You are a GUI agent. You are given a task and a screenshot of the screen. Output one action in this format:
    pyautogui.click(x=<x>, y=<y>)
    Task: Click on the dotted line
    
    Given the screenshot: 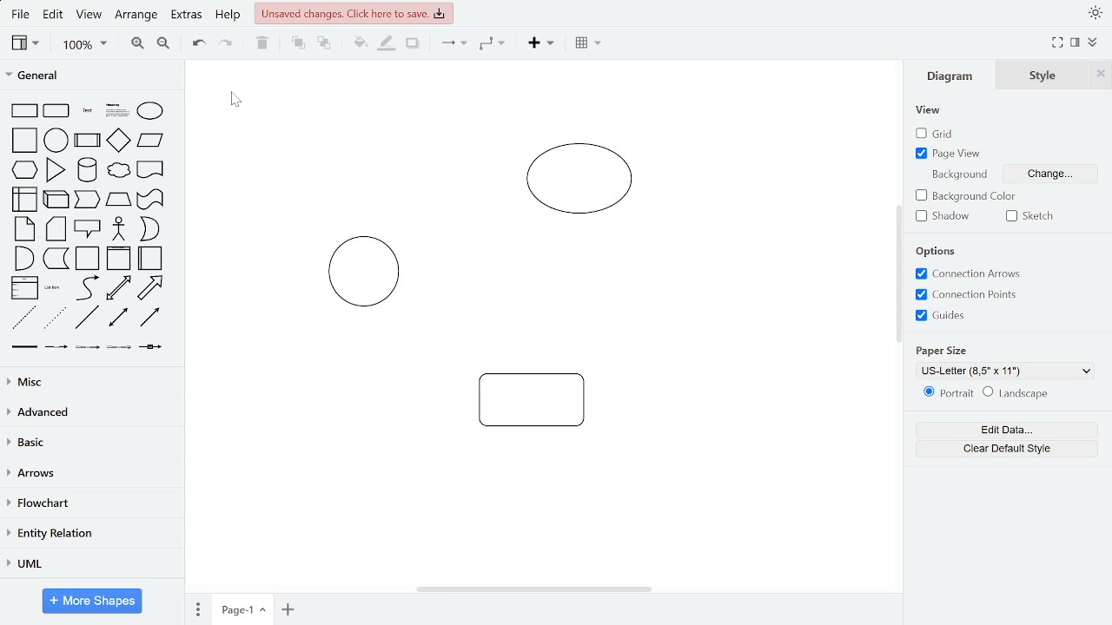 What is the action you would take?
    pyautogui.click(x=56, y=319)
    